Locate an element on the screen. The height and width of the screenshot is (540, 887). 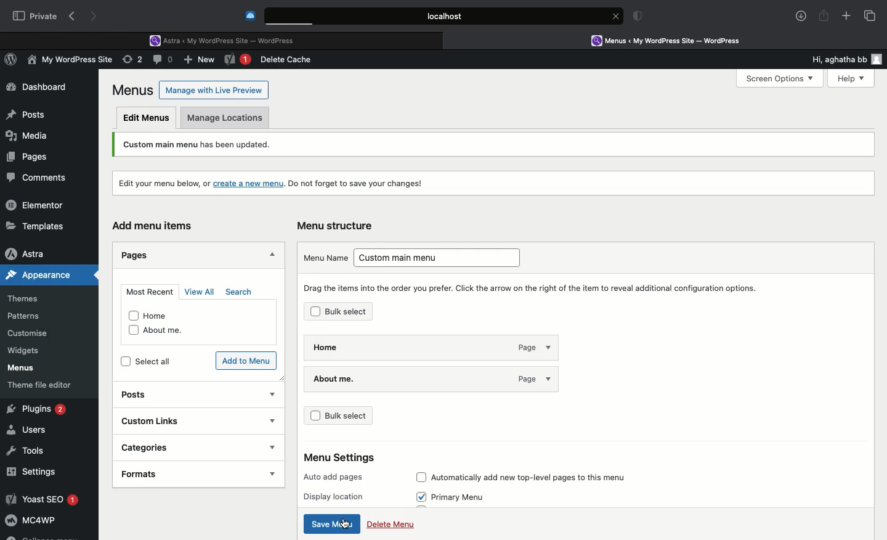
Drag the items into the order you prefer. Click the arrow on the right of the item to reveal additional option is located at coordinates (540, 287).